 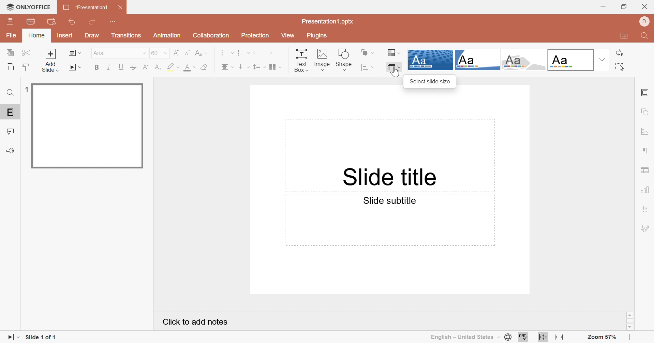 I want to click on Image settings, so click(x=646, y=131).